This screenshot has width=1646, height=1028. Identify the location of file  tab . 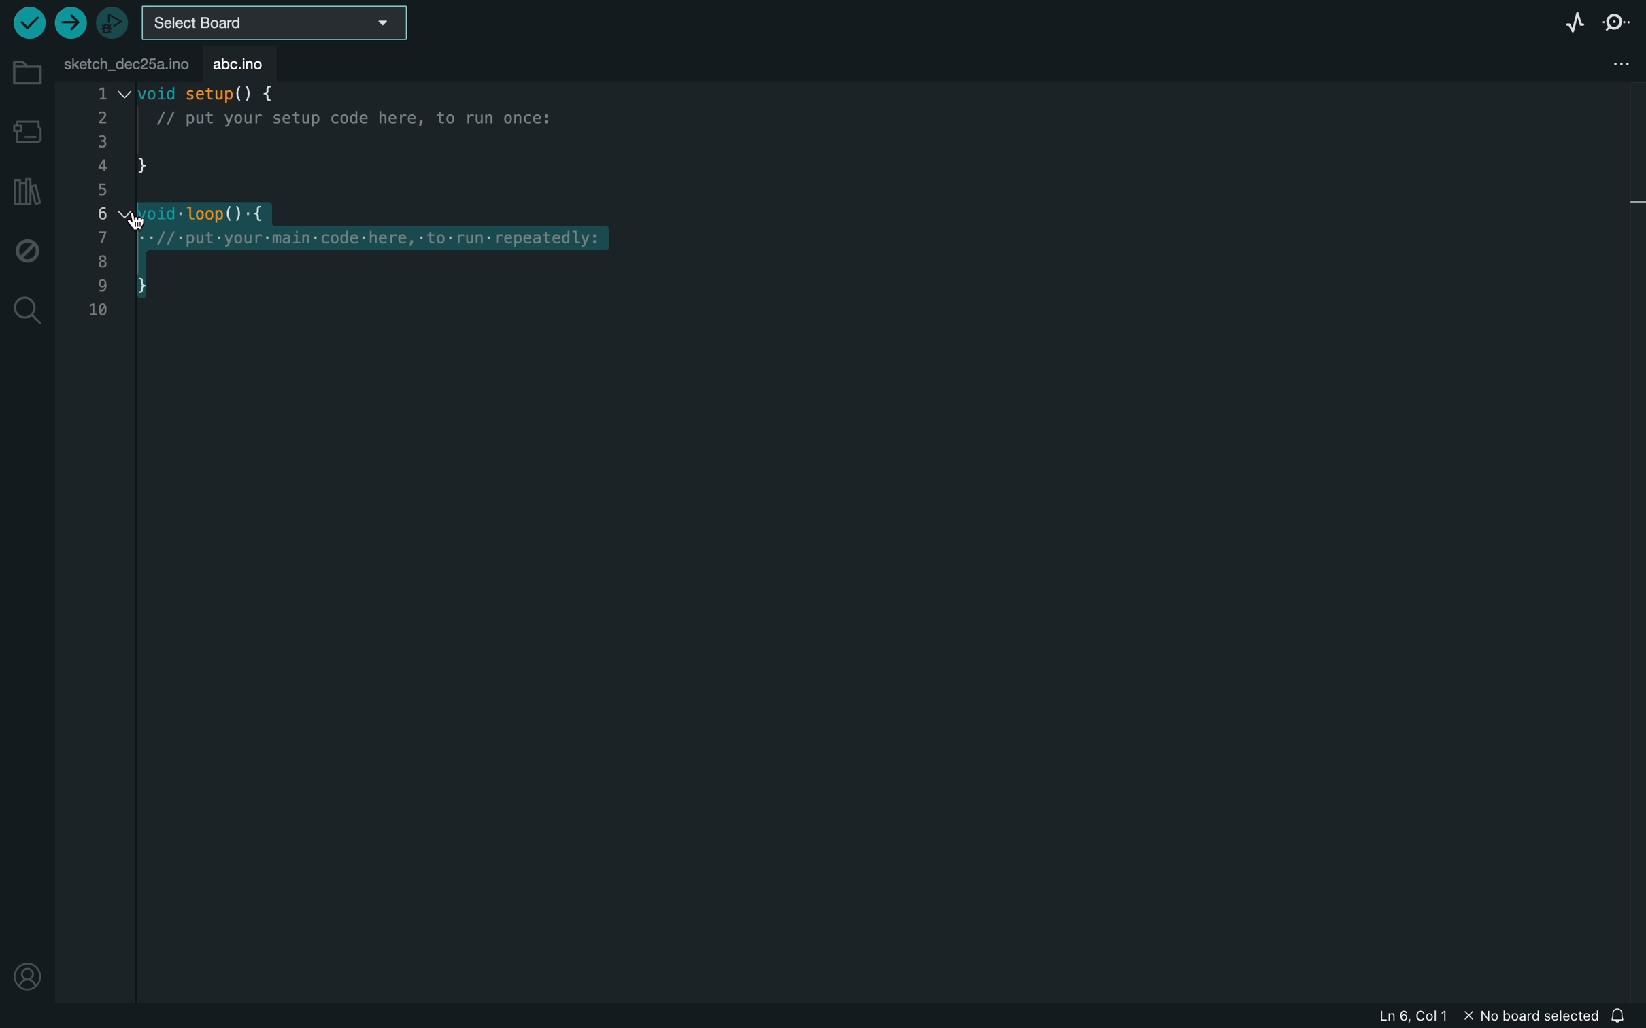
(123, 63).